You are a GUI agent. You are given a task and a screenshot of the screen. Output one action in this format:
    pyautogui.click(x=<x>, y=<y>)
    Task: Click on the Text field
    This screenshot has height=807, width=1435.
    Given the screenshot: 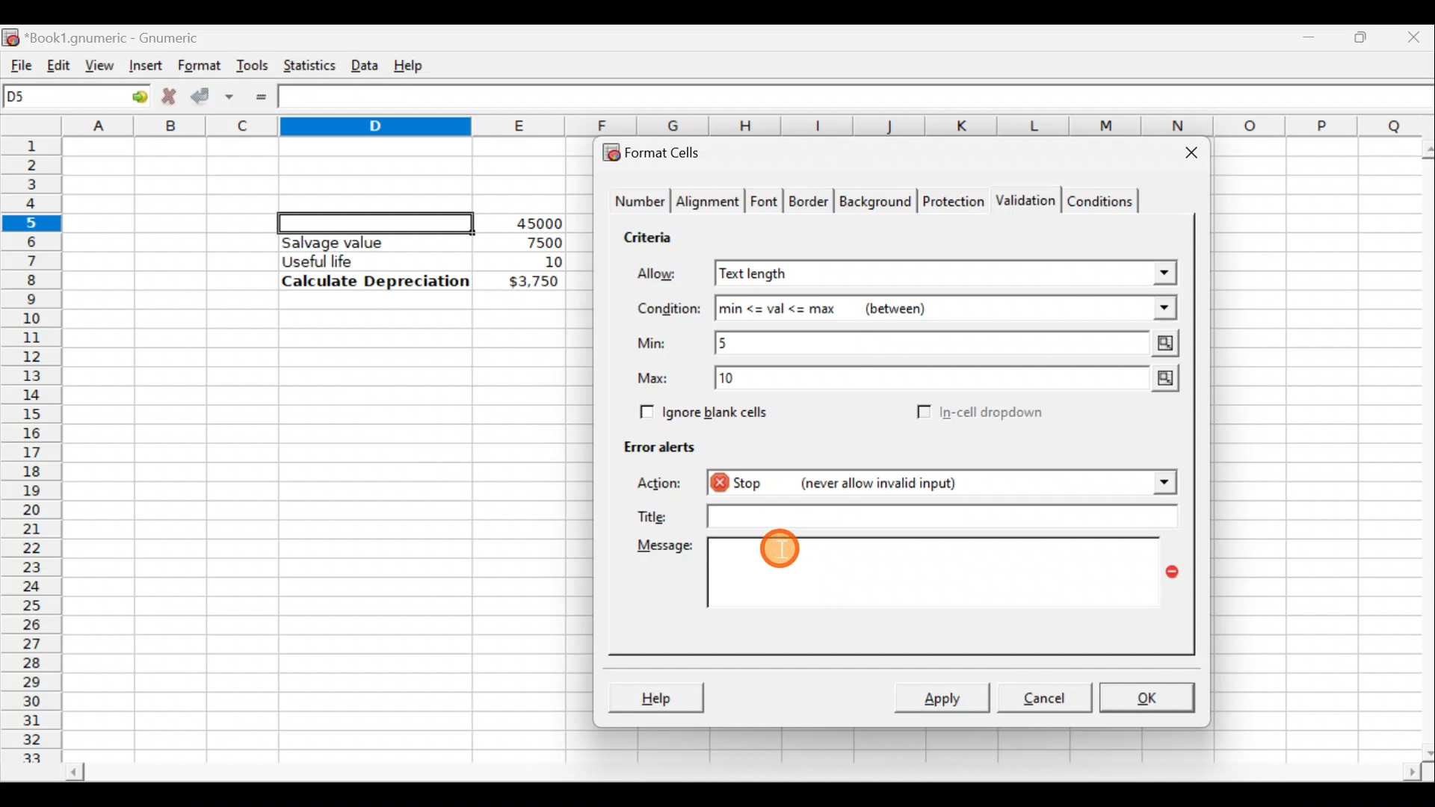 What is the action you would take?
    pyautogui.click(x=936, y=516)
    